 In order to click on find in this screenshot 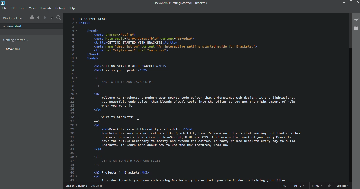, I will do `click(22, 8)`.